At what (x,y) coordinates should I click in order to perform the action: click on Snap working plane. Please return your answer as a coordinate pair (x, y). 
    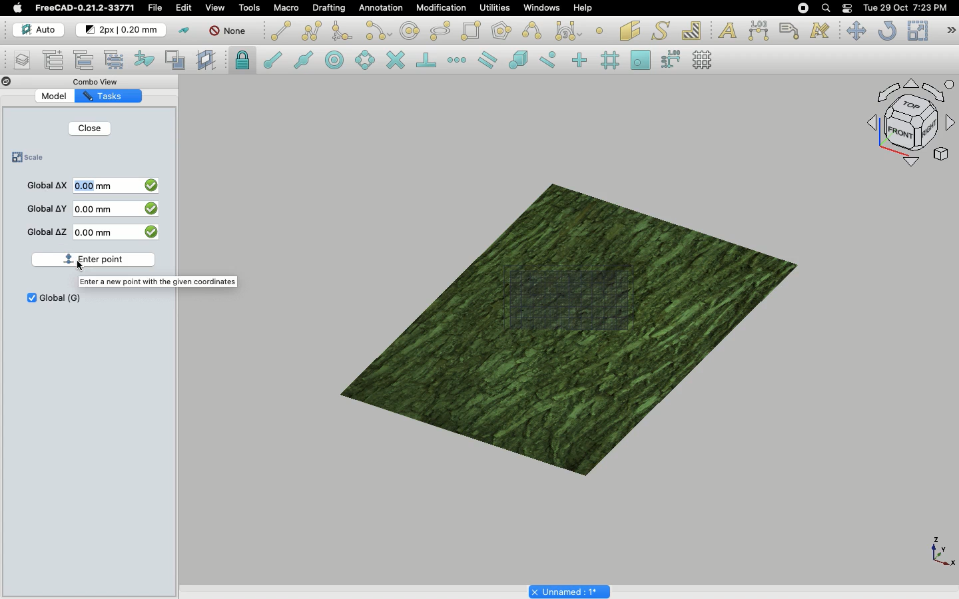
    Looking at the image, I should click on (639, 58).